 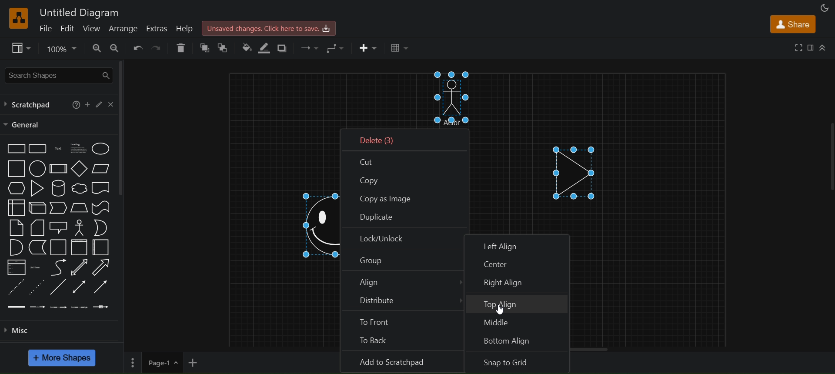 I want to click on arrange, so click(x=123, y=28).